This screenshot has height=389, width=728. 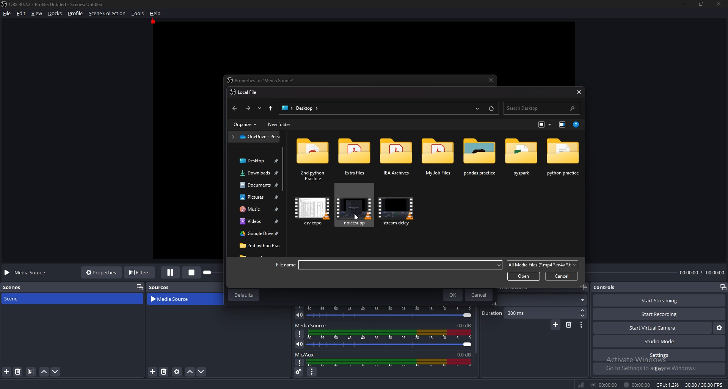 I want to click on folder, so click(x=563, y=157).